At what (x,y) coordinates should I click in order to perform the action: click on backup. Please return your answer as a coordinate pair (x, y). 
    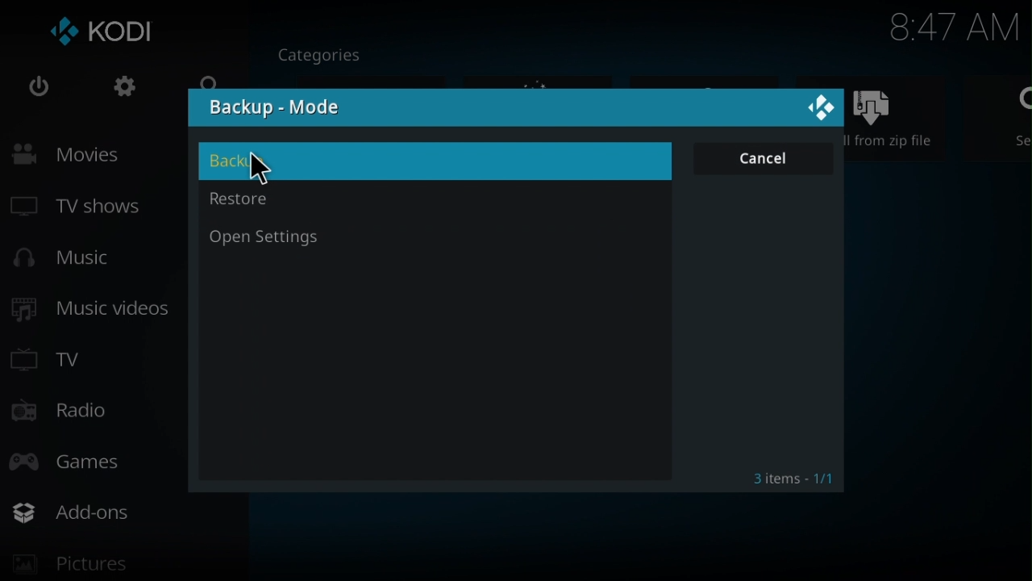
    Looking at the image, I should click on (431, 161).